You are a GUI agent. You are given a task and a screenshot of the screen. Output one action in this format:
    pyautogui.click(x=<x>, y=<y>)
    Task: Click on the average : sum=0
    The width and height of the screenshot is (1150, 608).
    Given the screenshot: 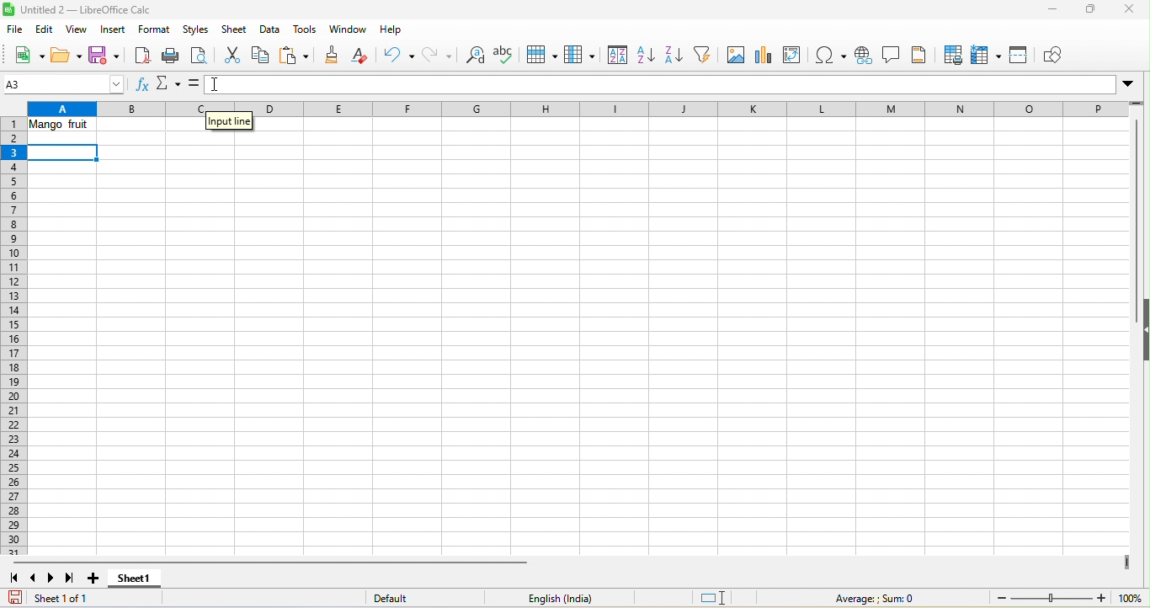 What is the action you would take?
    pyautogui.click(x=880, y=599)
    